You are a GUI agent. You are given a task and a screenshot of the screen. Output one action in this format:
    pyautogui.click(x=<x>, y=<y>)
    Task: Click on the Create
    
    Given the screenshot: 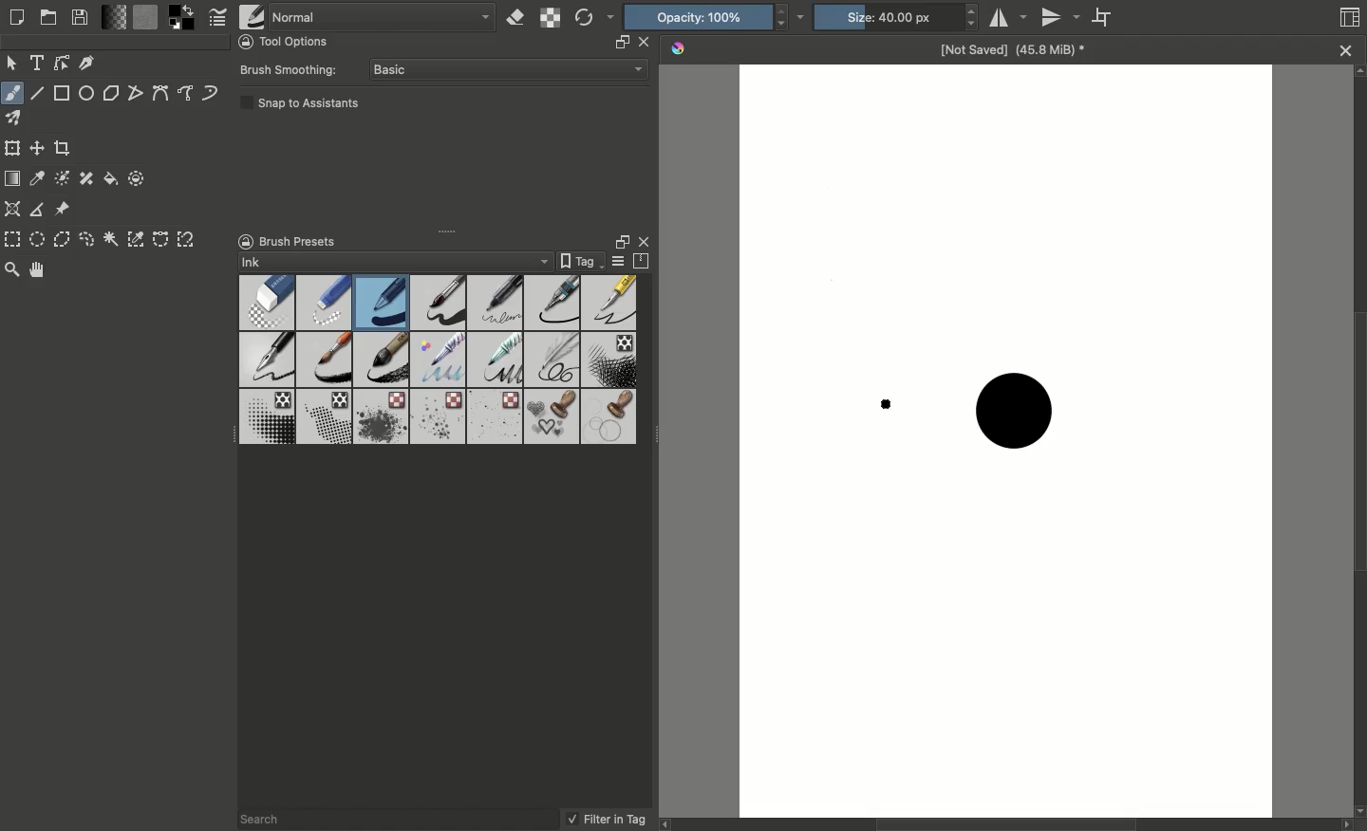 What is the action you would take?
    pyautogui.click(x=15, y=18)
    